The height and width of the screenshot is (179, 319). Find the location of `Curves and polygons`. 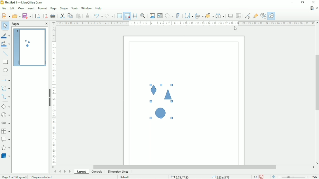

Curves and polygons is located at coordinates (6, 88).